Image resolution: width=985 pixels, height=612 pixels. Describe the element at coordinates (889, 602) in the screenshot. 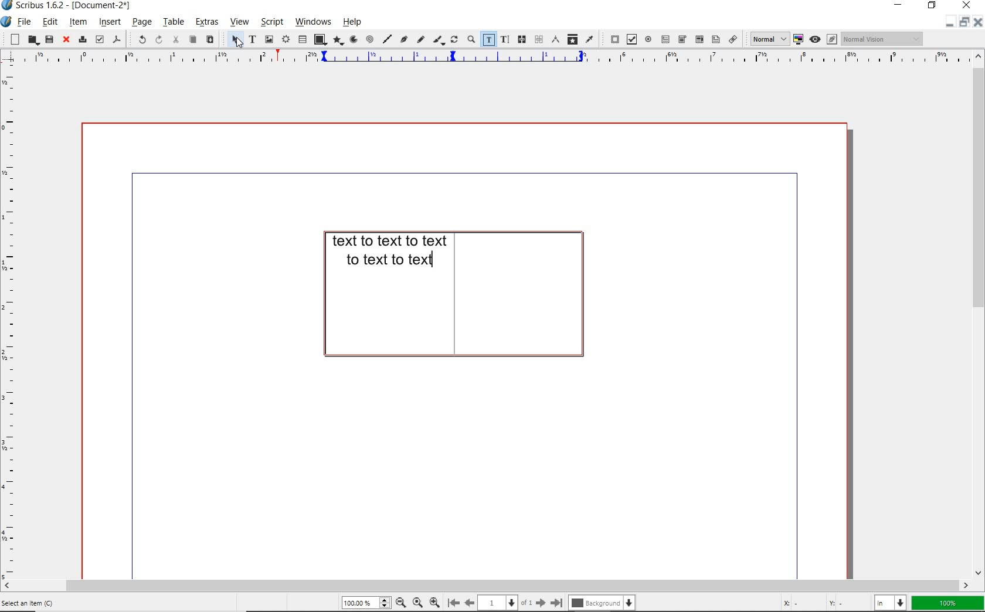

I see `select unit` at that location.